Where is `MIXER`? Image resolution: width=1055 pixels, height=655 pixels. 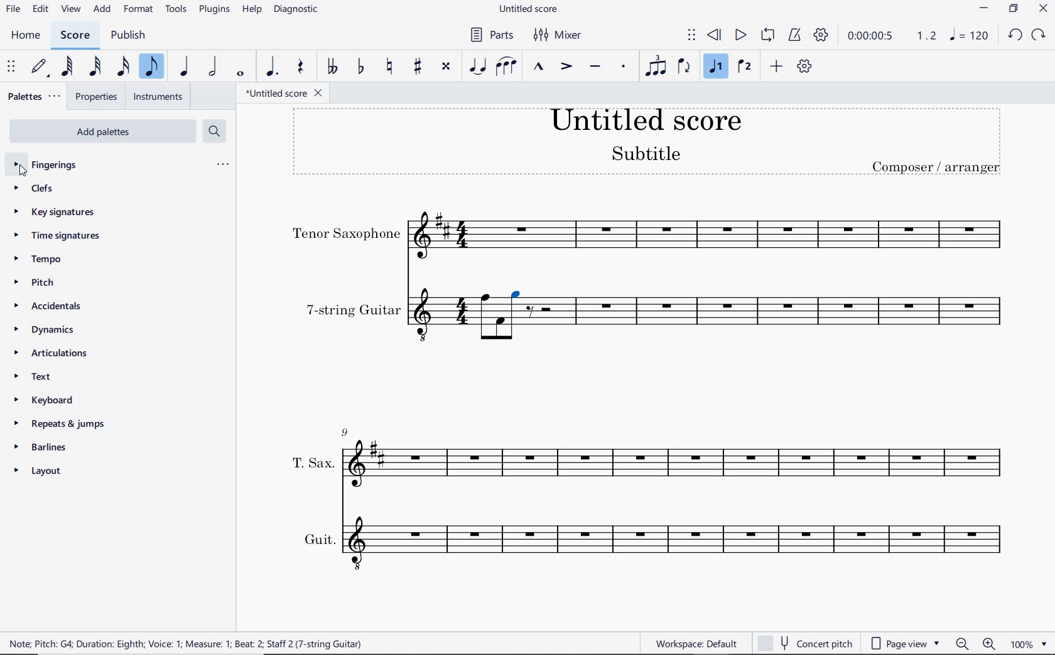
MIXER is located at coordinates (556, 35).